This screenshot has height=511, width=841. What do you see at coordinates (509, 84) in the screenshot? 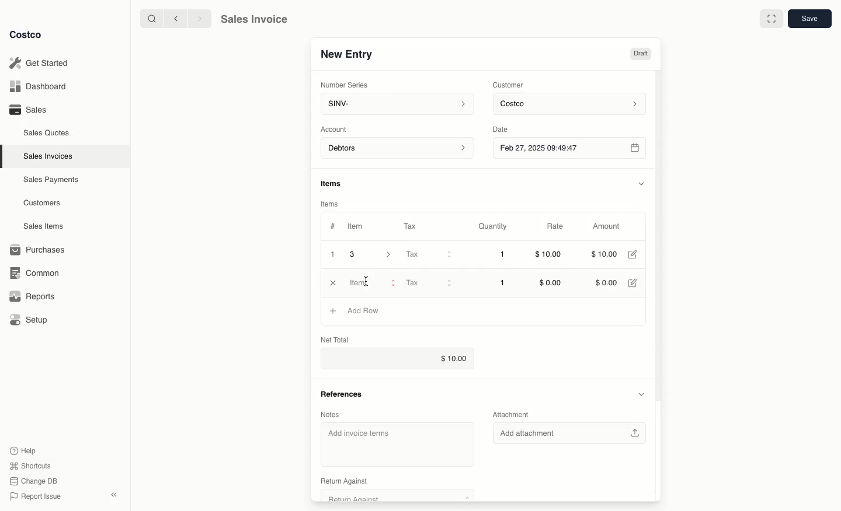
I see `Customer` at bounding box center [509, 84].